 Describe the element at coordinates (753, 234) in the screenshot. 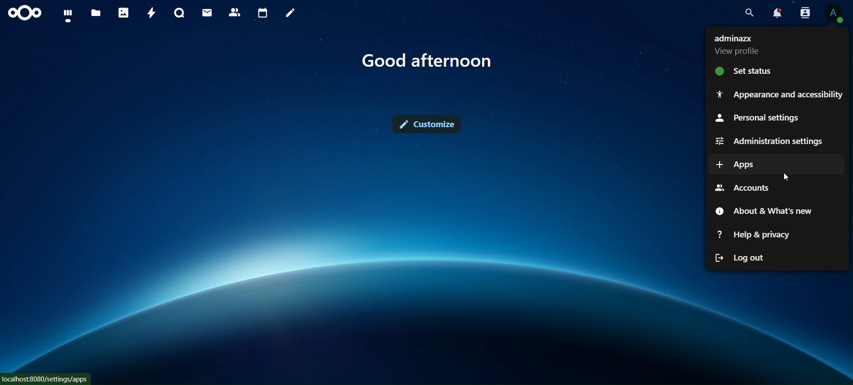

I see `help & privacy` at that location.